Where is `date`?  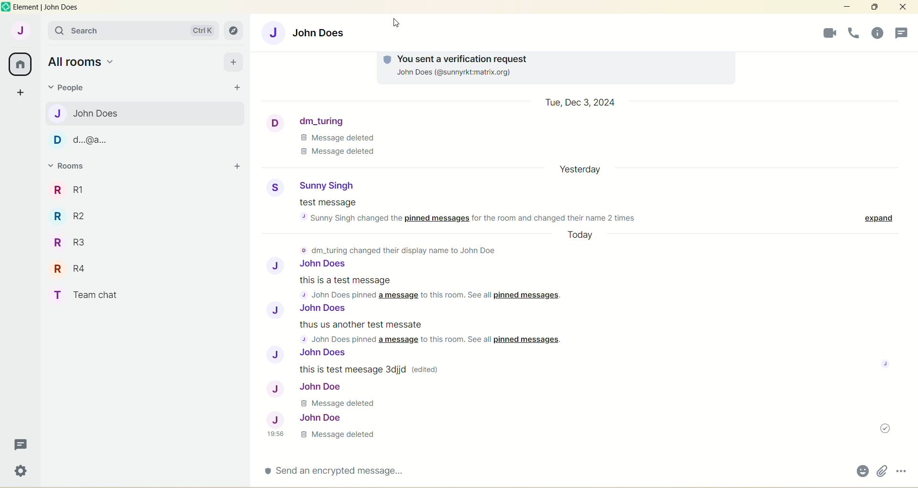
date is located at coordinates (584, 171).